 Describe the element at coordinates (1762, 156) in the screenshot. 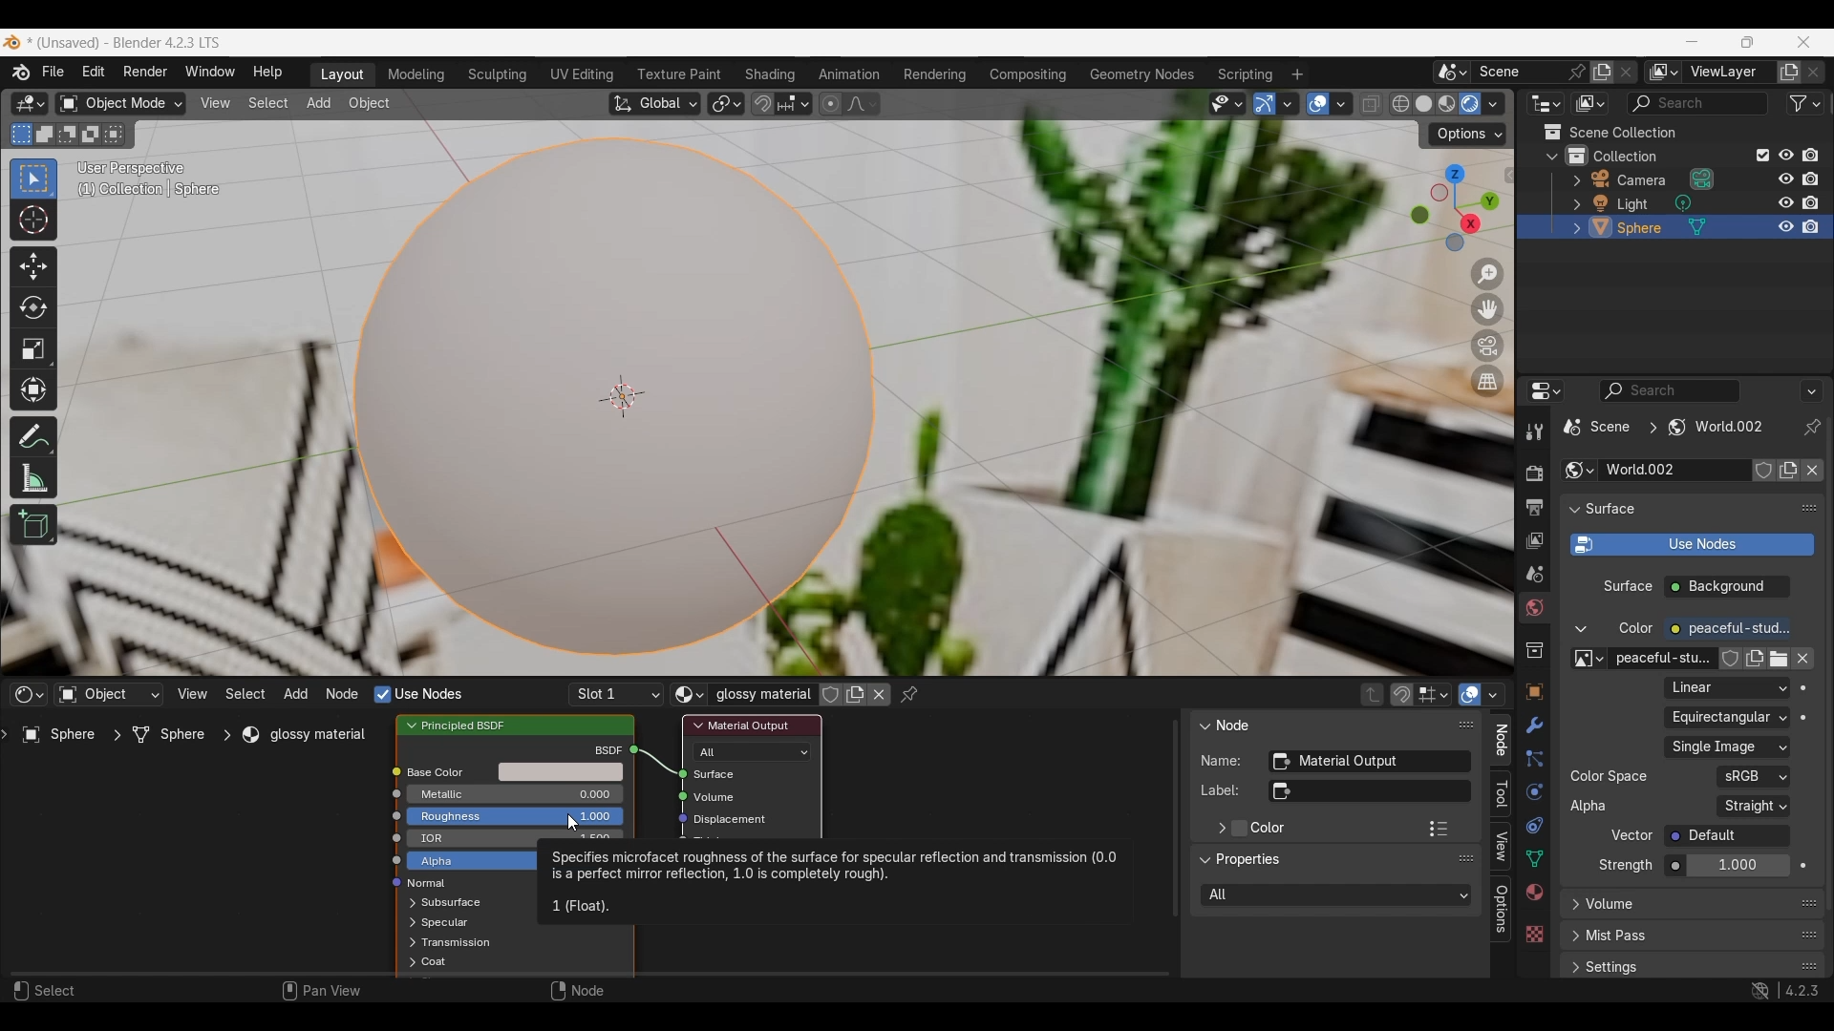

I see `Exclude from view layer` at that location.